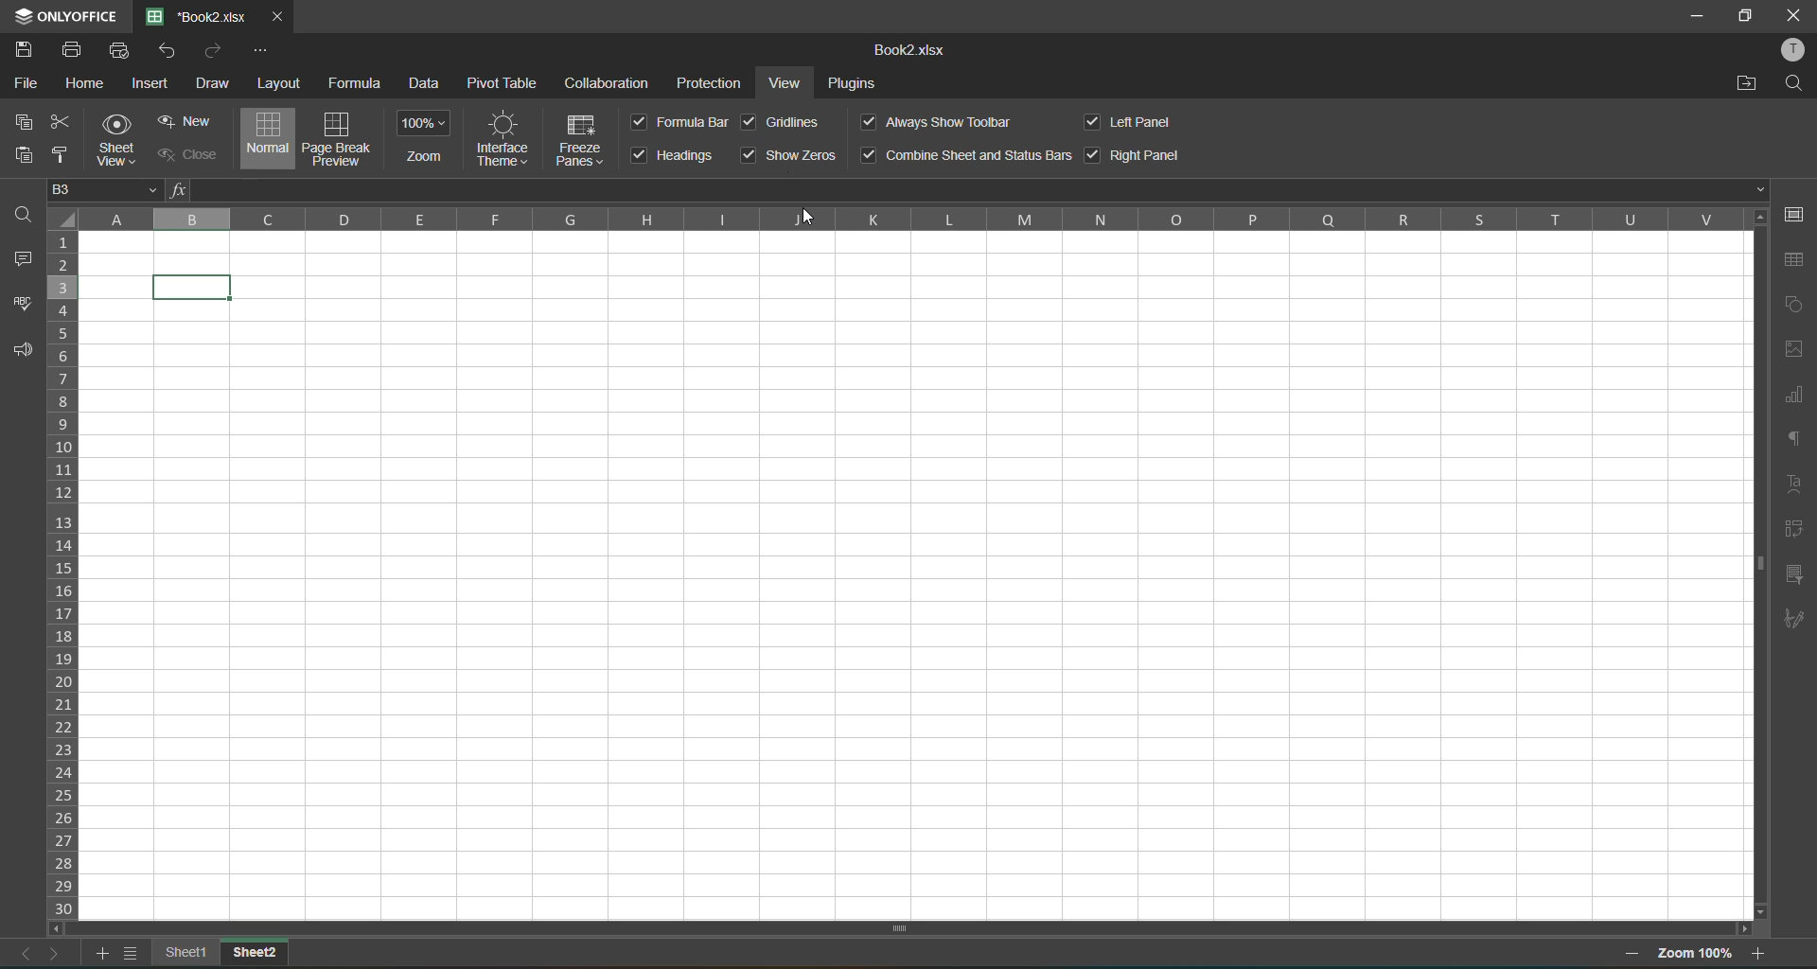 This screenshot has height=969, width=1817. What do you see at coordinates (502, 84) in the screenshot?
I see `pivot table` at bounding box center [502, 84].